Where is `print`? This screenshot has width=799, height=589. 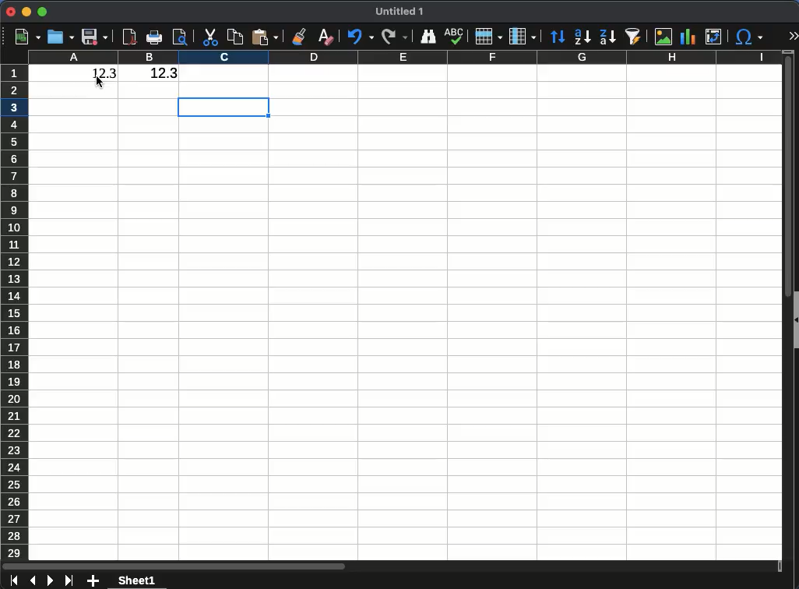
print is located at coordinates (155, 37).